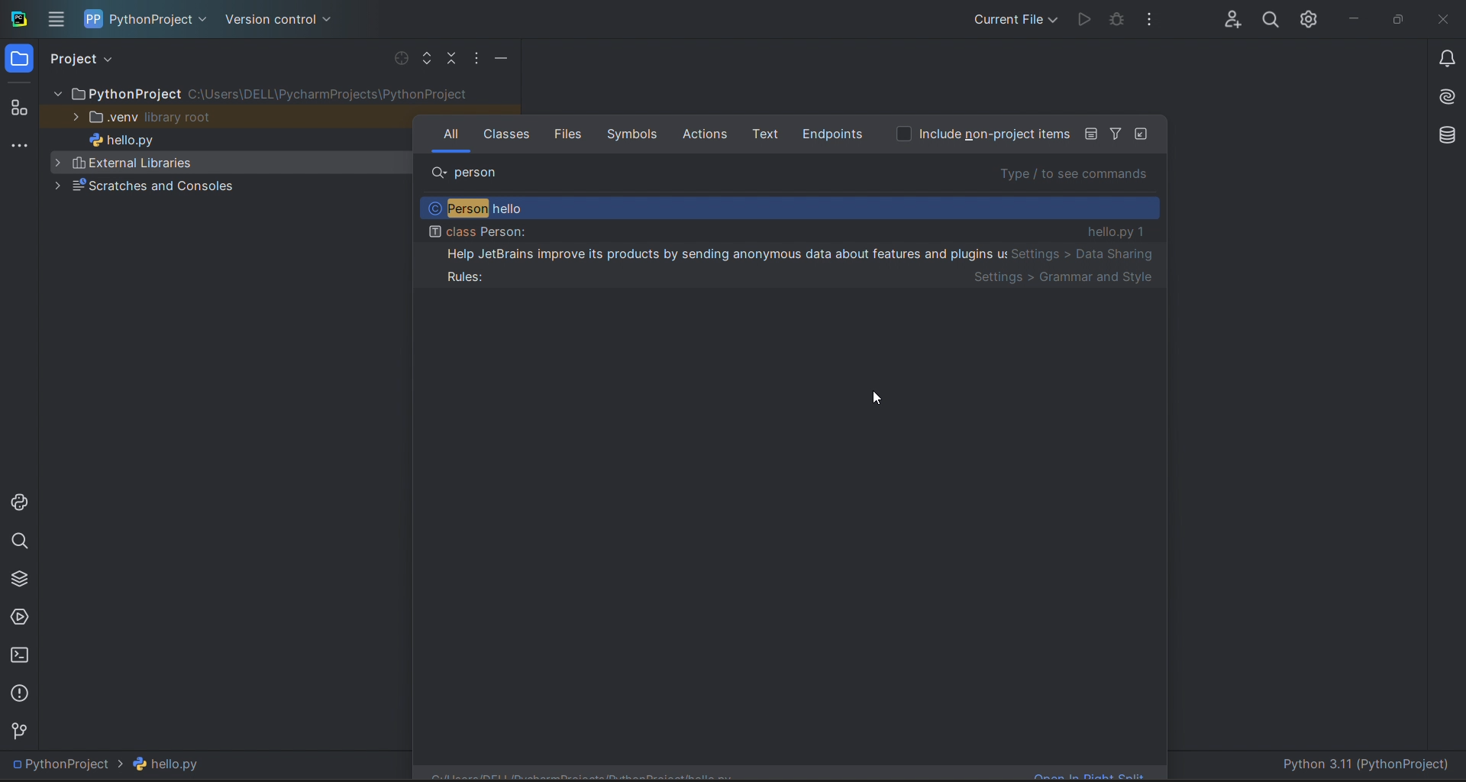 Image resolution: width=1466 pixels, height=782 pixels. Describe the element at coordinates (54, 19) in the screenshot. I see `menu` at that location.